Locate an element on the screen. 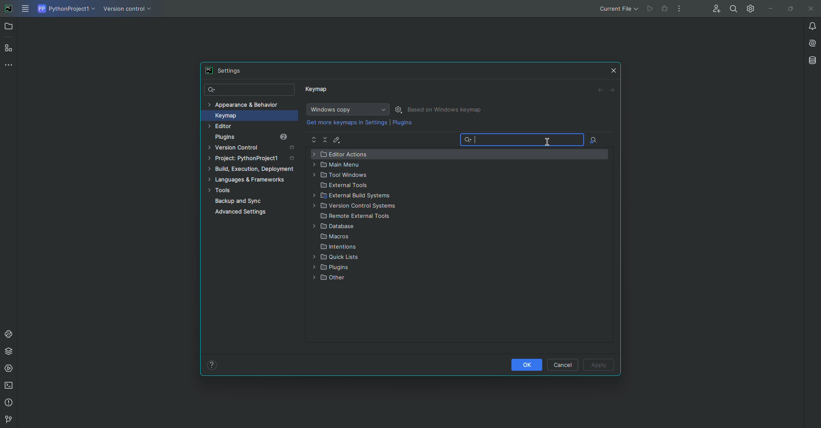  Current file is located at coordinates (618, 9).